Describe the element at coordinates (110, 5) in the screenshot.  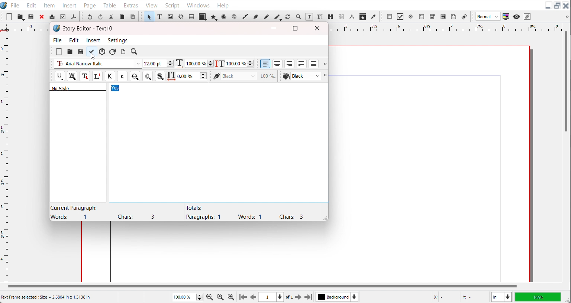
I see `Table` at that location.